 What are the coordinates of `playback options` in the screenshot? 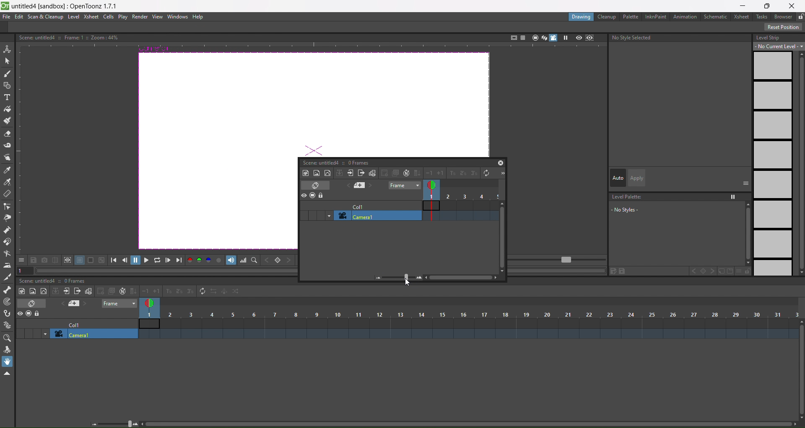 It's located at (147, 261).